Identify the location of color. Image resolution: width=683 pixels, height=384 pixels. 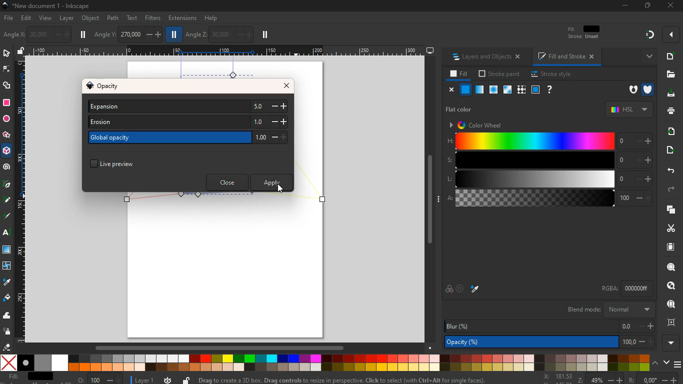
(448, 290).